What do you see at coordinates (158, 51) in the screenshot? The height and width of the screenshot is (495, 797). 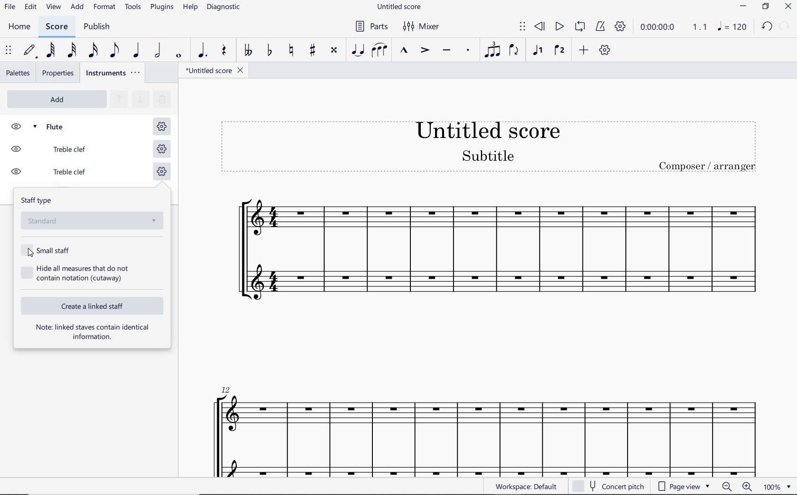 I see `HALF NOTE` at bounding box center [158, 51].